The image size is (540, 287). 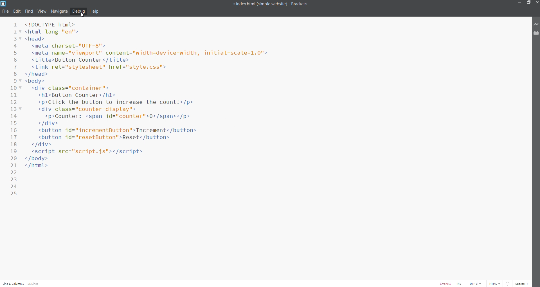 What do you see at coordinates (23, 284) in the screenshot?
I see `text cursor position` at bounding box center [23, 284].